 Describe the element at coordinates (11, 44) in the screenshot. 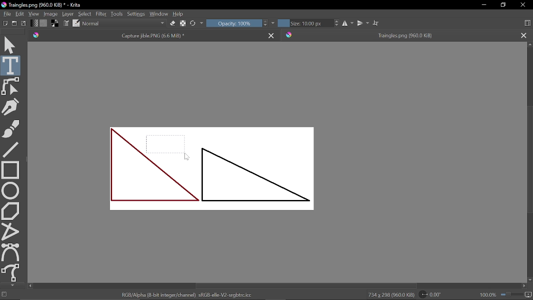

I see `Move tool` at that location.